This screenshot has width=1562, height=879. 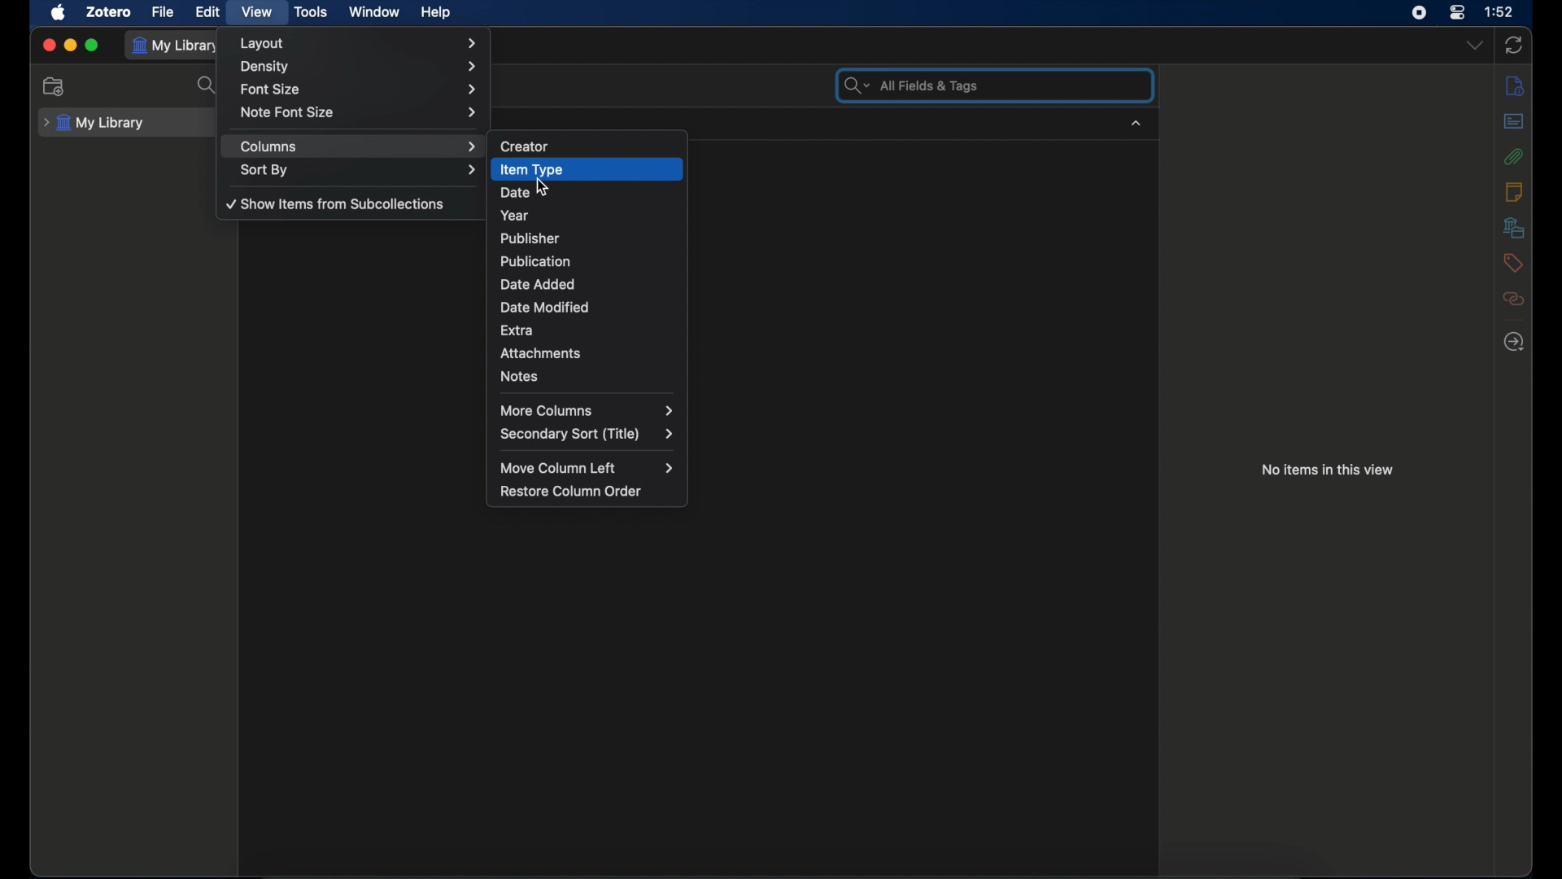 What do you see at coordinates (516, 216) in the screenshot?
I see `year` at bounding box center [516, 216].